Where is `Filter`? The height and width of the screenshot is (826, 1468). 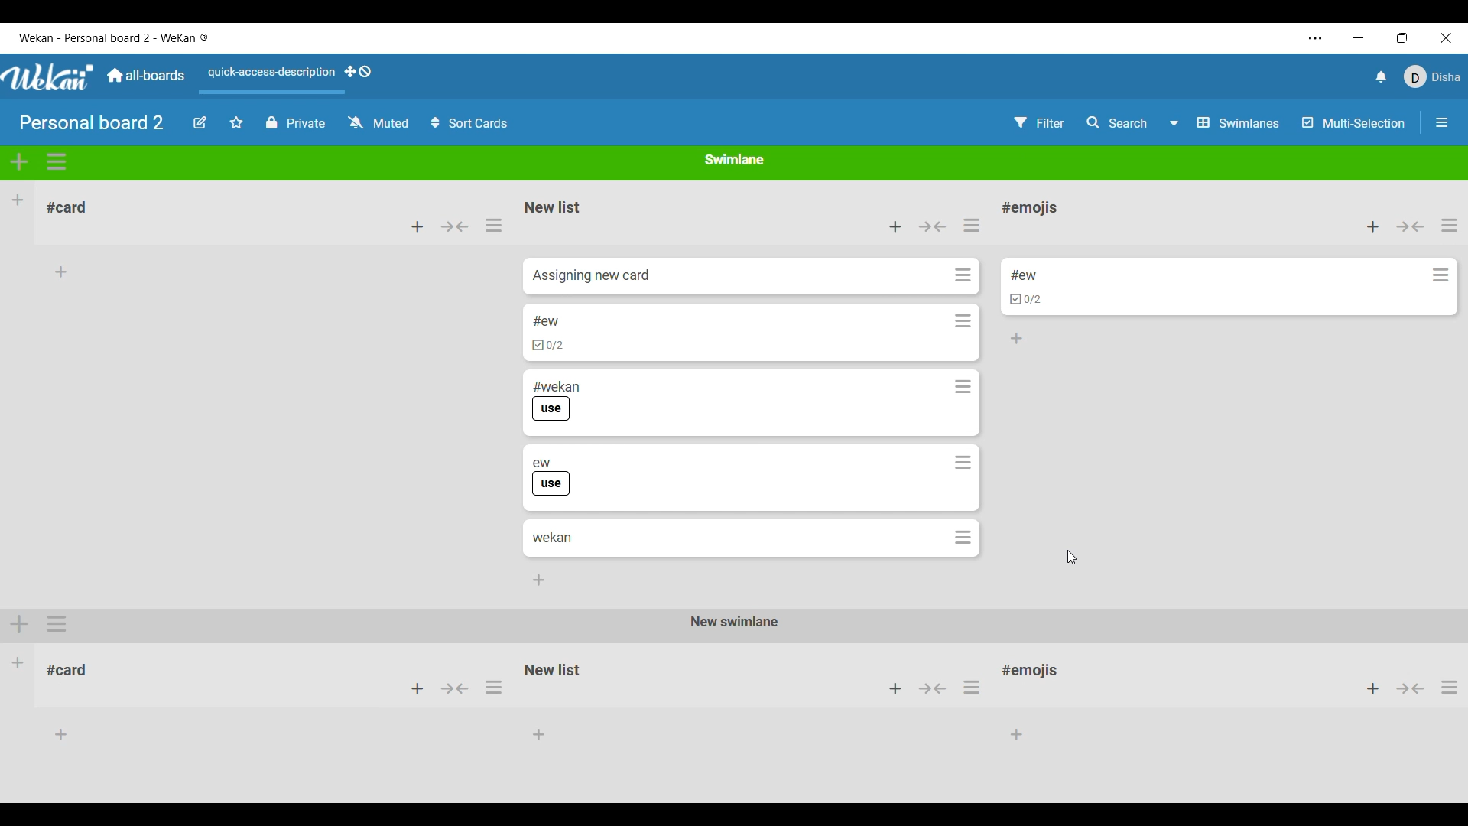 Filter is located at coordinates (1039, 123).